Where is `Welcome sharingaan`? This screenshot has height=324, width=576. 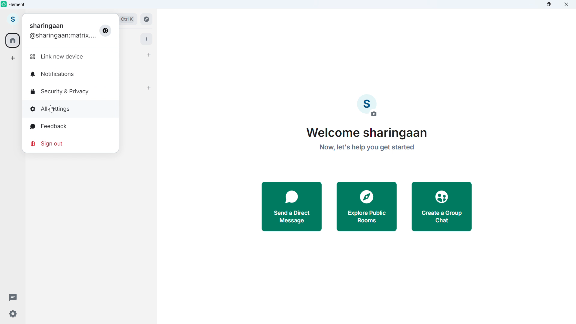
Welcome sharingaan is located at coordinates (365, 133).